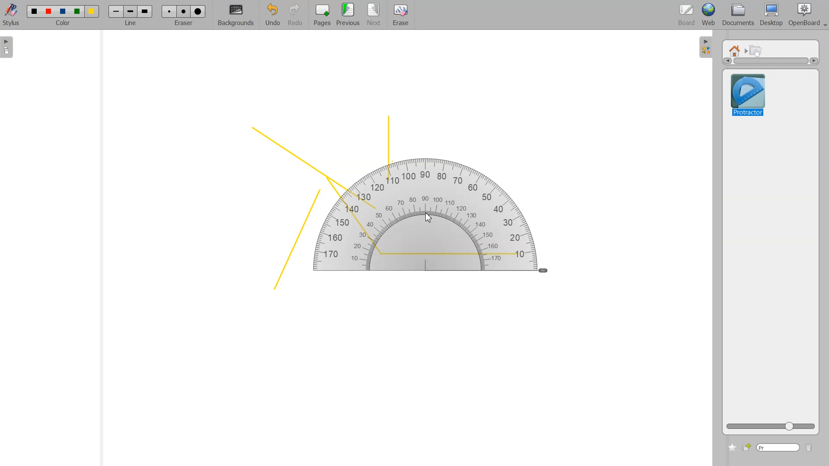  I want to click on Interactive, so click(756, 50).